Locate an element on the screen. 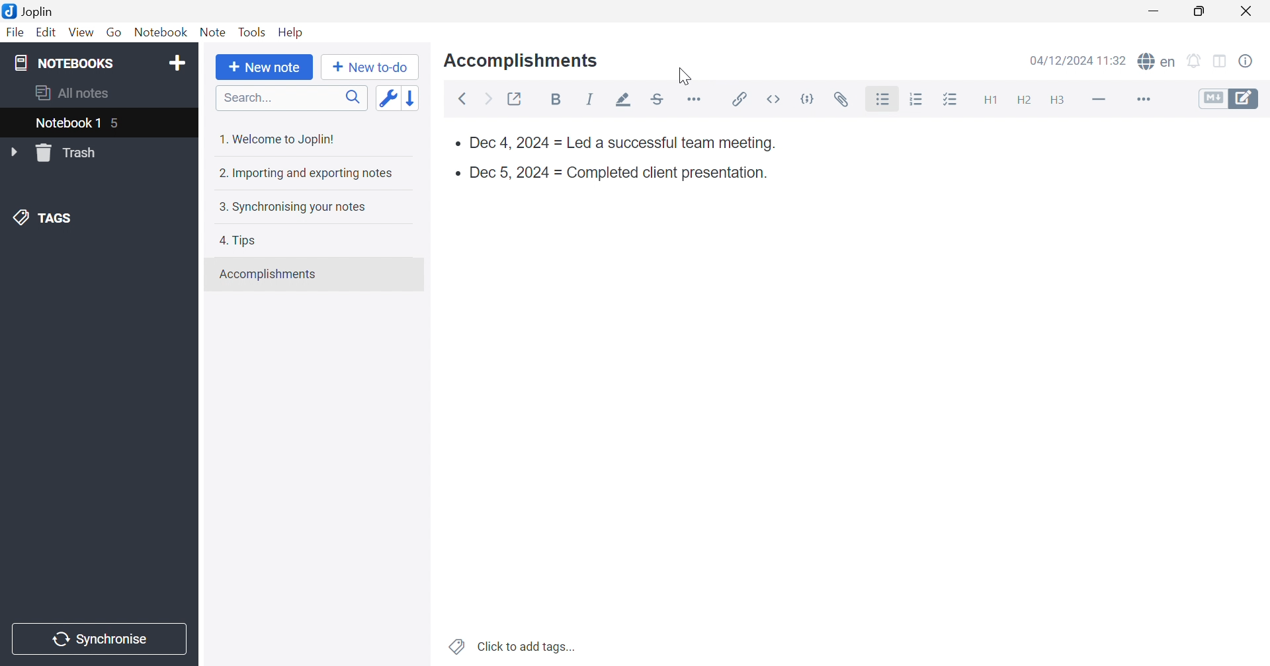  Add notebook is located at coordinates (177, 63).